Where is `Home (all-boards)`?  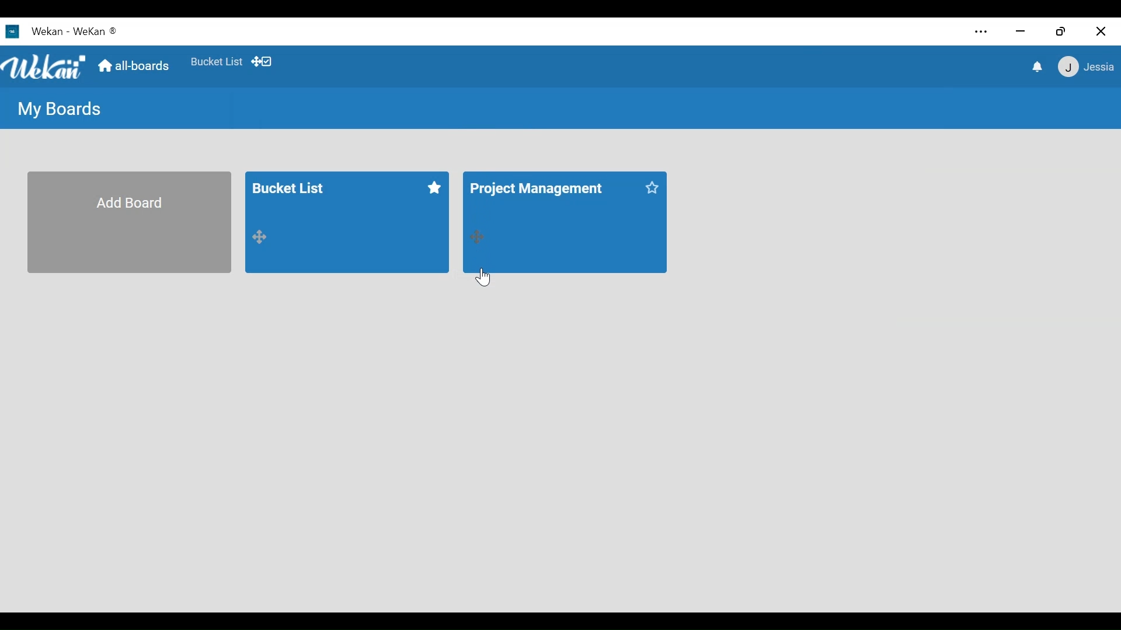
Home (all-boards) is located at coordinates (135, 68).